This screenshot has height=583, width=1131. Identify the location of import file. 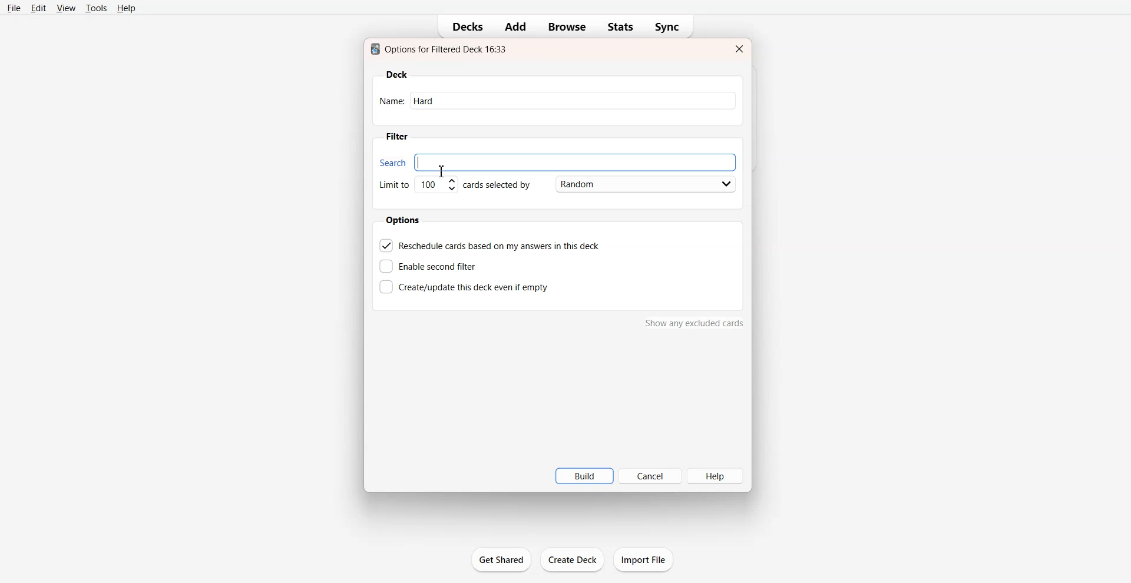
(648, 559).